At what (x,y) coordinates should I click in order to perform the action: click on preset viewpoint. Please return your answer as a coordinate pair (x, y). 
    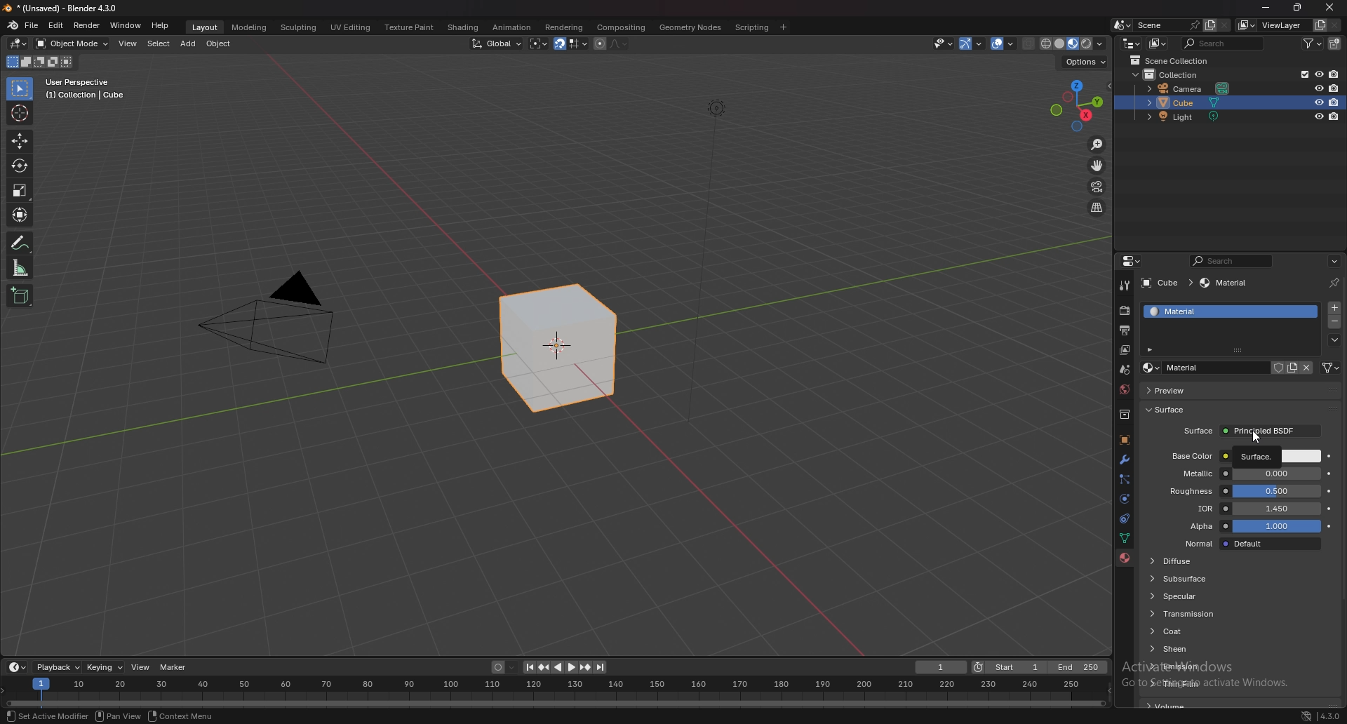
    Looking at the image, I should click on (1077, 105).